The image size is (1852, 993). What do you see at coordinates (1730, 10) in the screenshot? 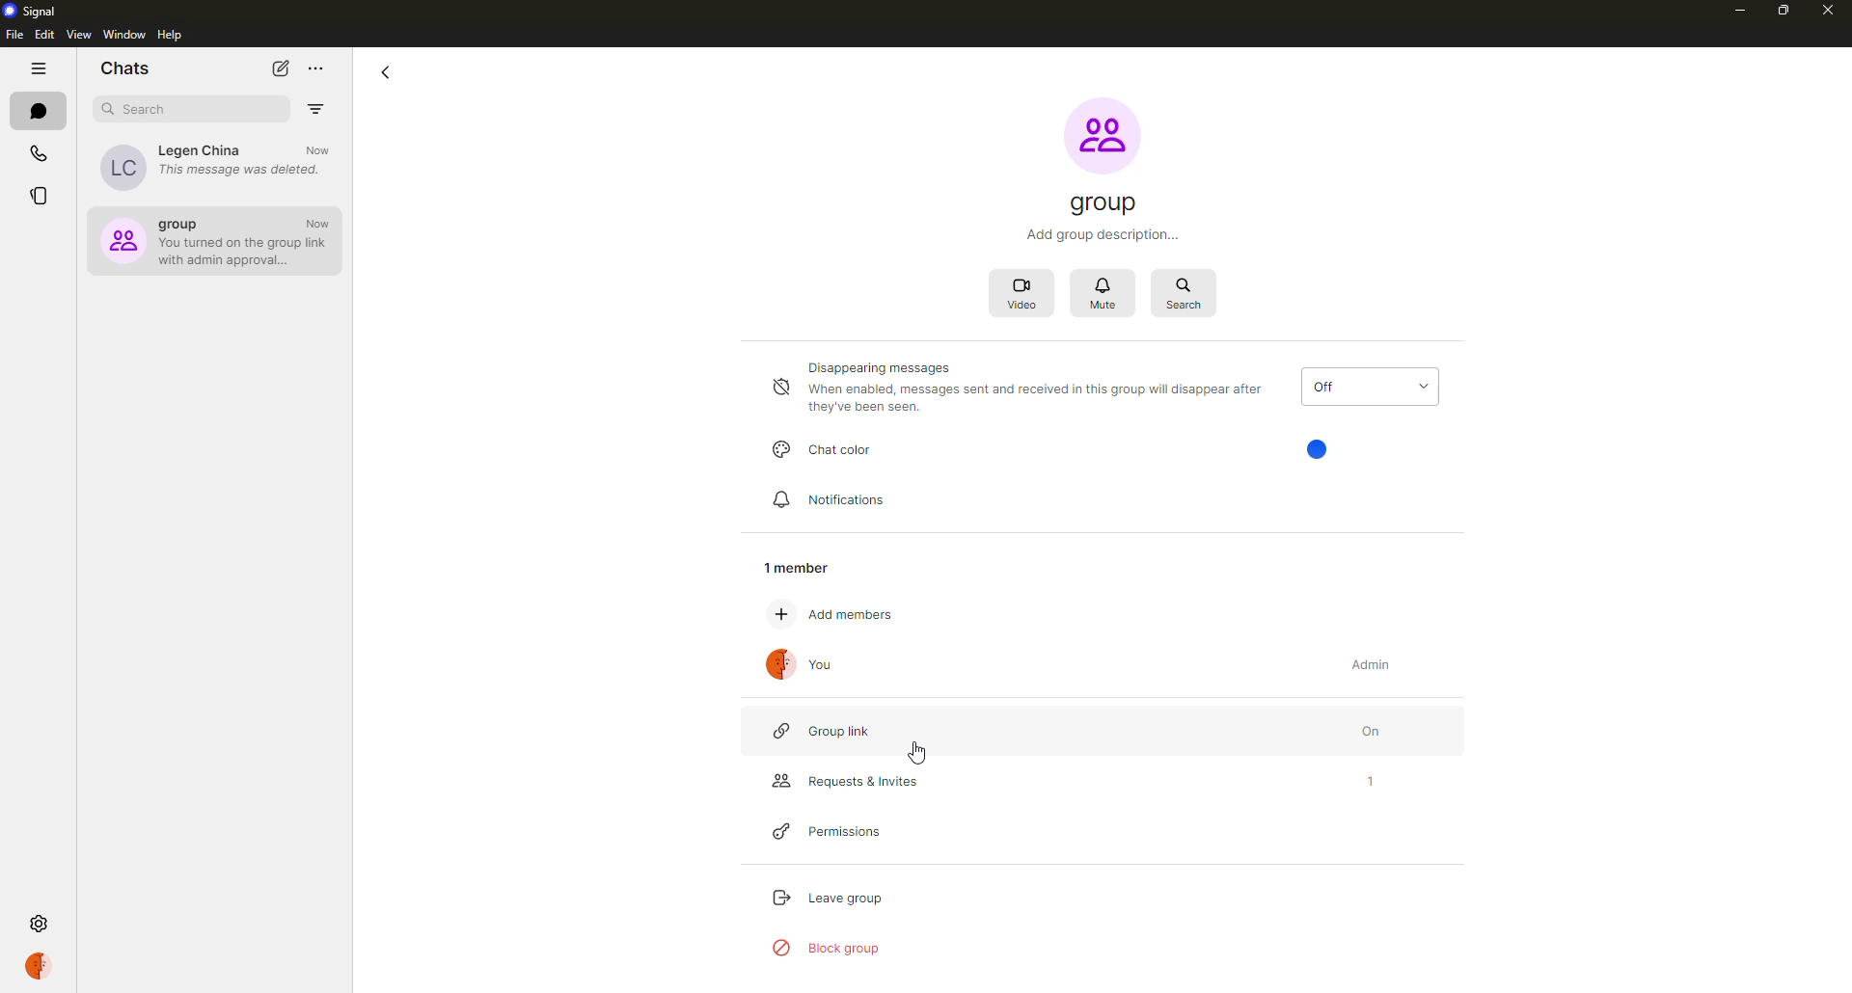
I see `minimize` at bounding box center [1730, 10].